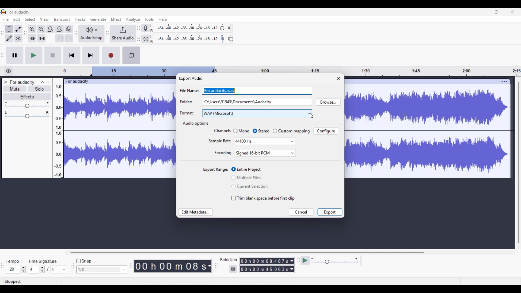 The width and height of the screenshot is (521, 293). What do you see at coordinates (23, 269) in the screenshot?
I see `Increase/Decrease tempo` at bounding box center [23, 269].